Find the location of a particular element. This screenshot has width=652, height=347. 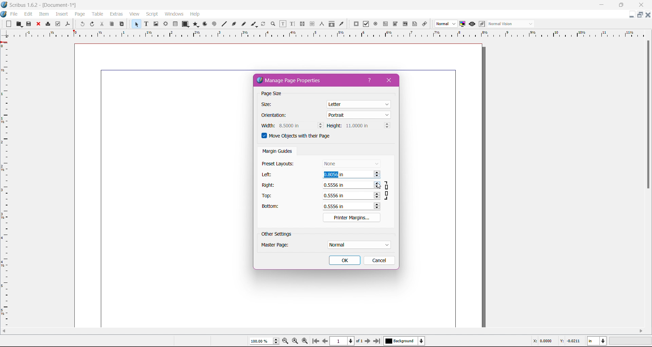

Go to last page is located at coordinates (377, 341).